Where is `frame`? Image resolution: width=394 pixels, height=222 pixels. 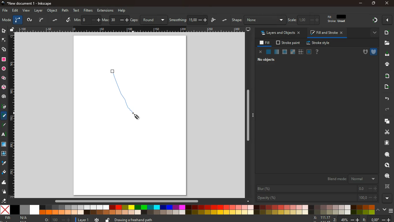 frame is located at coordinates (388, 165).